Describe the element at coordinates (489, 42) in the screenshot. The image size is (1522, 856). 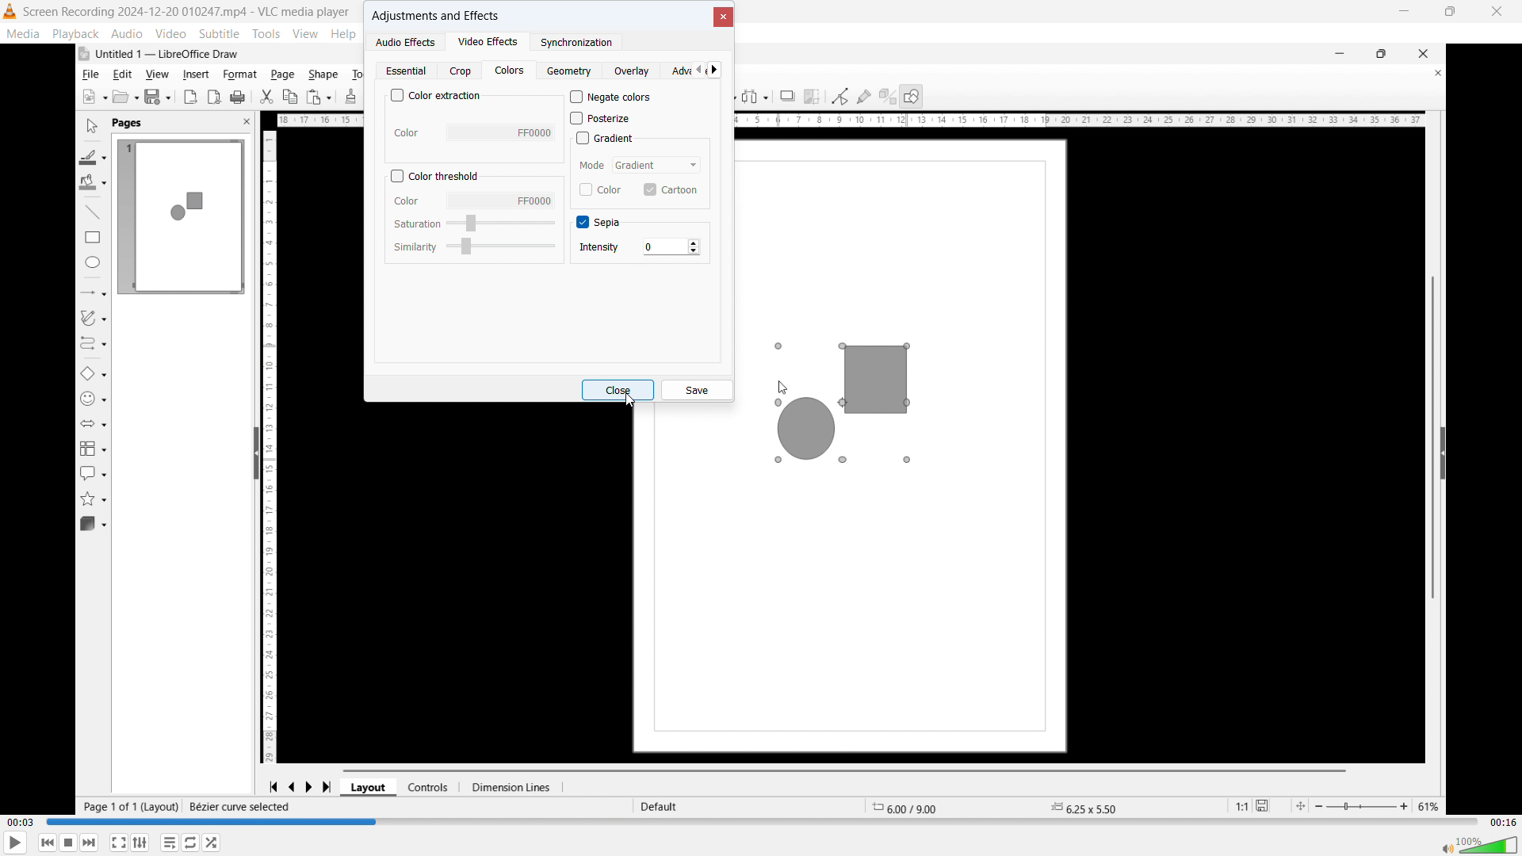
I see `Video effects ` at that location.